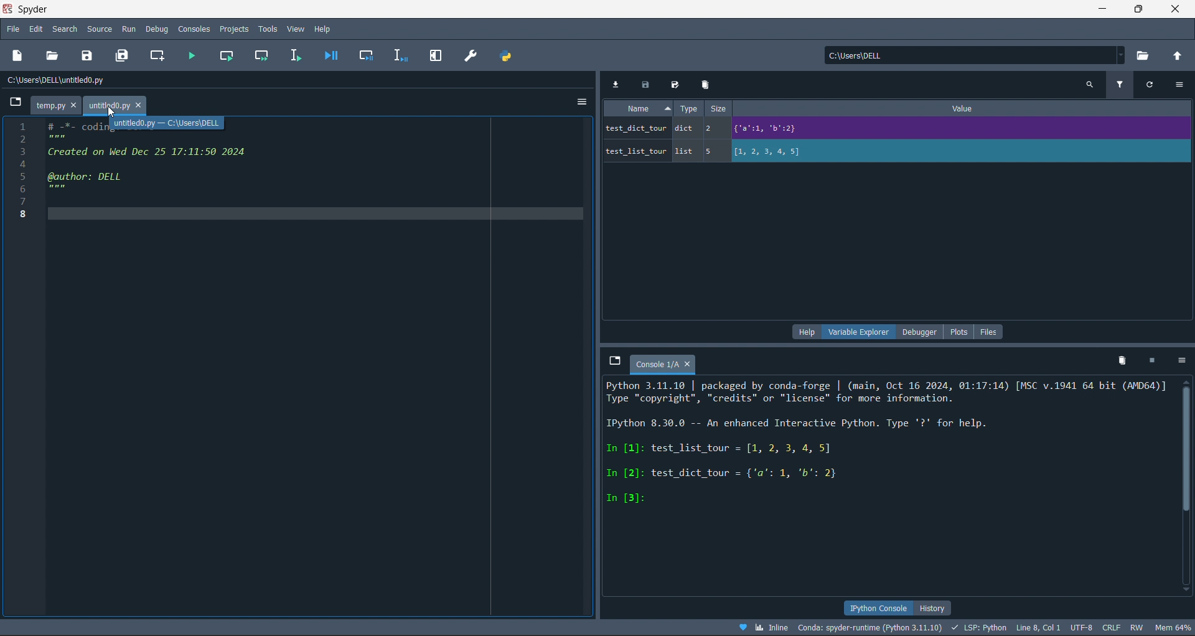 The width and height of the screenshot is (1195, 636). What do you see at coordinates (55, 104) in the screenshot?
I see `temp.py X` at bounding box center [55, 104].